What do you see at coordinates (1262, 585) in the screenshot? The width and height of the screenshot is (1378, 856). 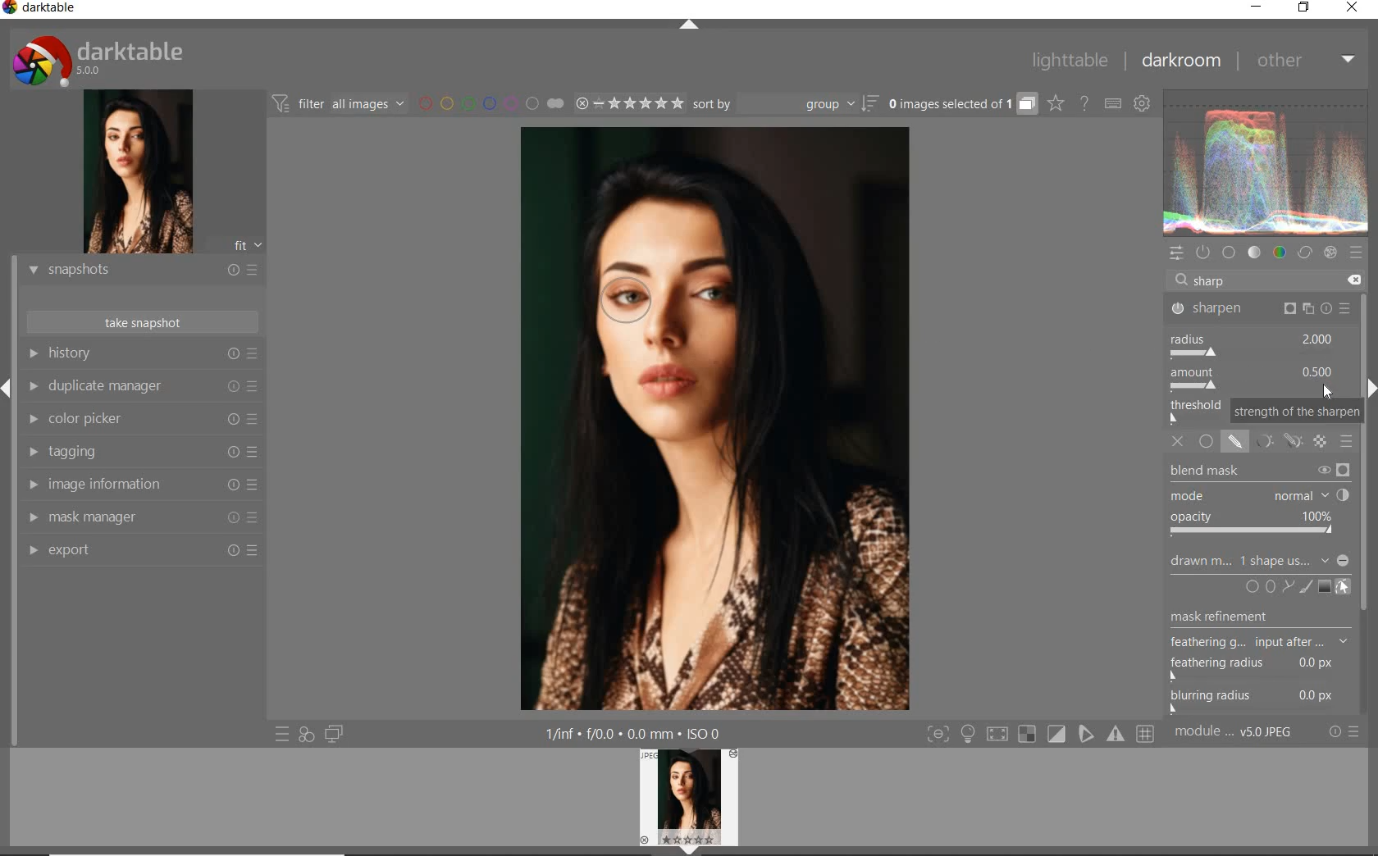 I see `add circle or ellipse` at bounding box center [1262, 585].